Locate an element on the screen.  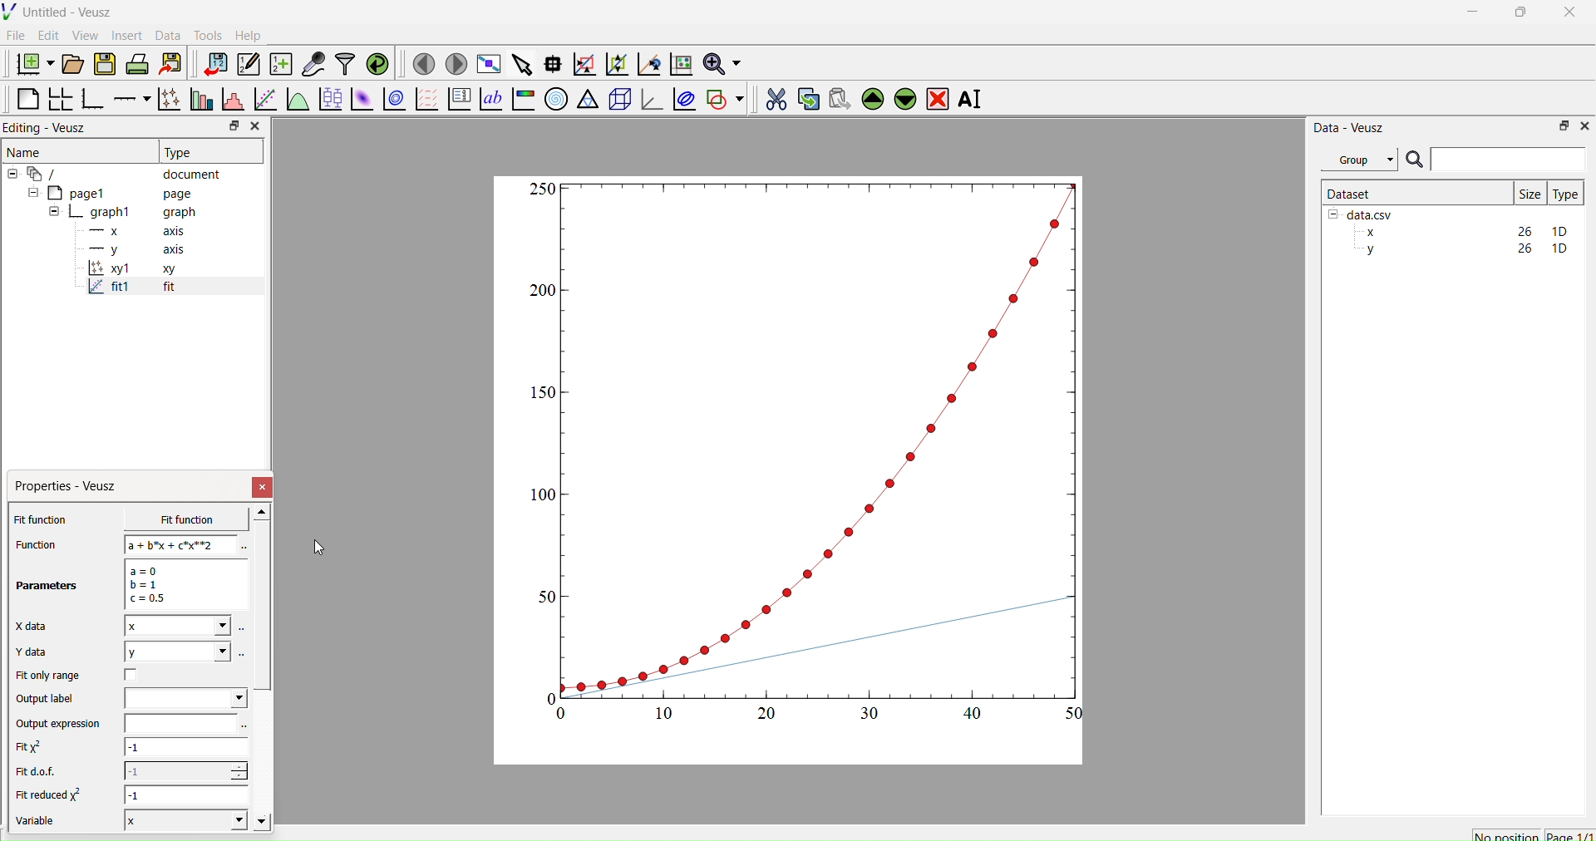
Full screen is located at coordinates (485, 64).